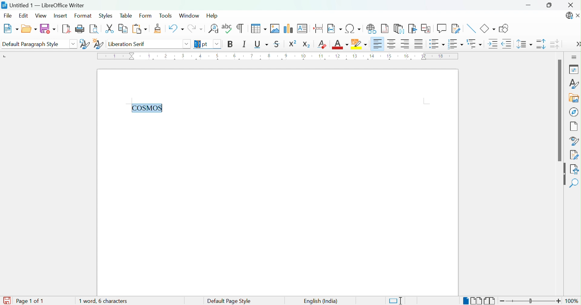 This screenshot has width=581, height=305. What do you see at coordinates (492, 44) in the screenshot?
I see `Increase Indent` at bounding box center [492, 44].